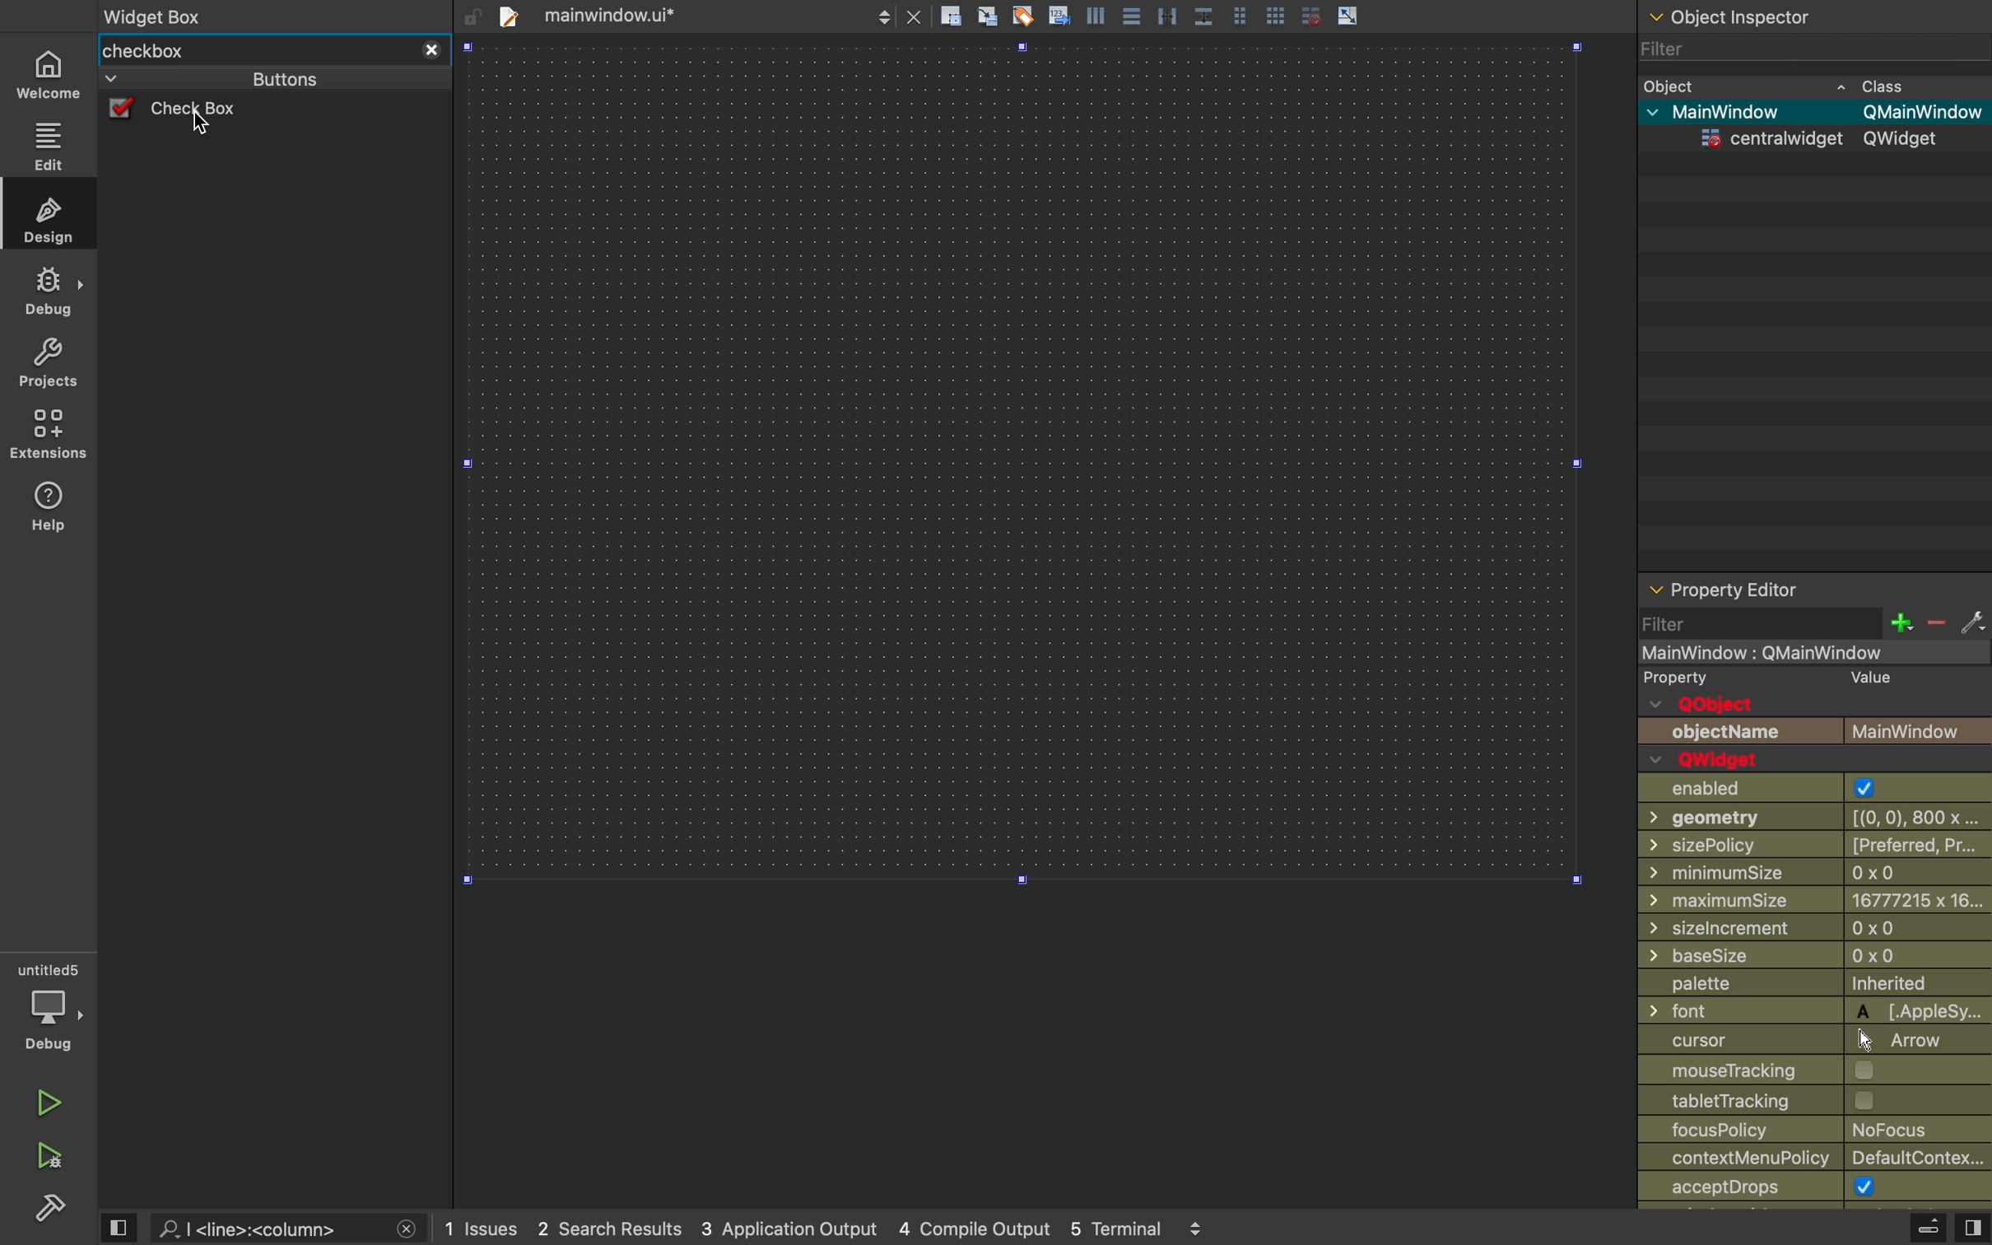 This screenshot has width=1992, height=1245. What do you see at coordinates (203, 110) in the screenshot?
I see `check box` at bounding box center [203, 110].